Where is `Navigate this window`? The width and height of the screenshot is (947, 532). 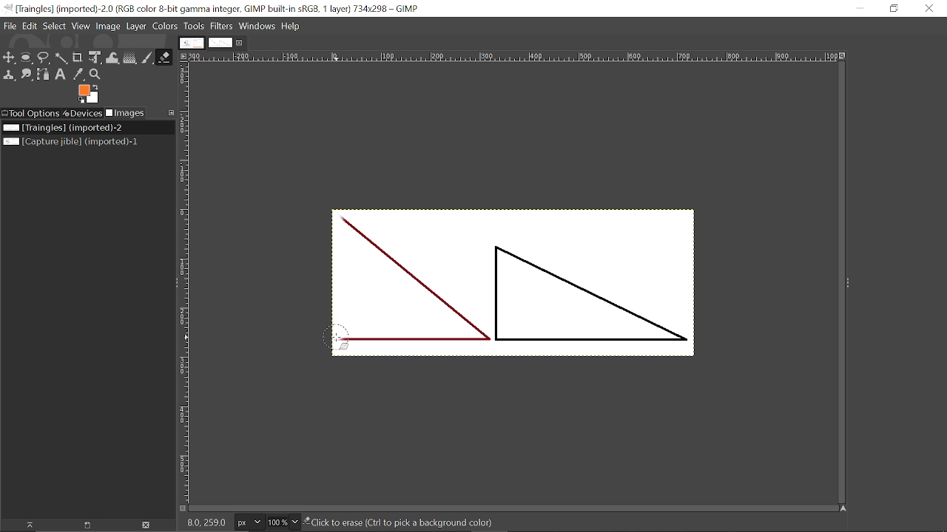 Navigate this window is located at coordinates (844, 508).